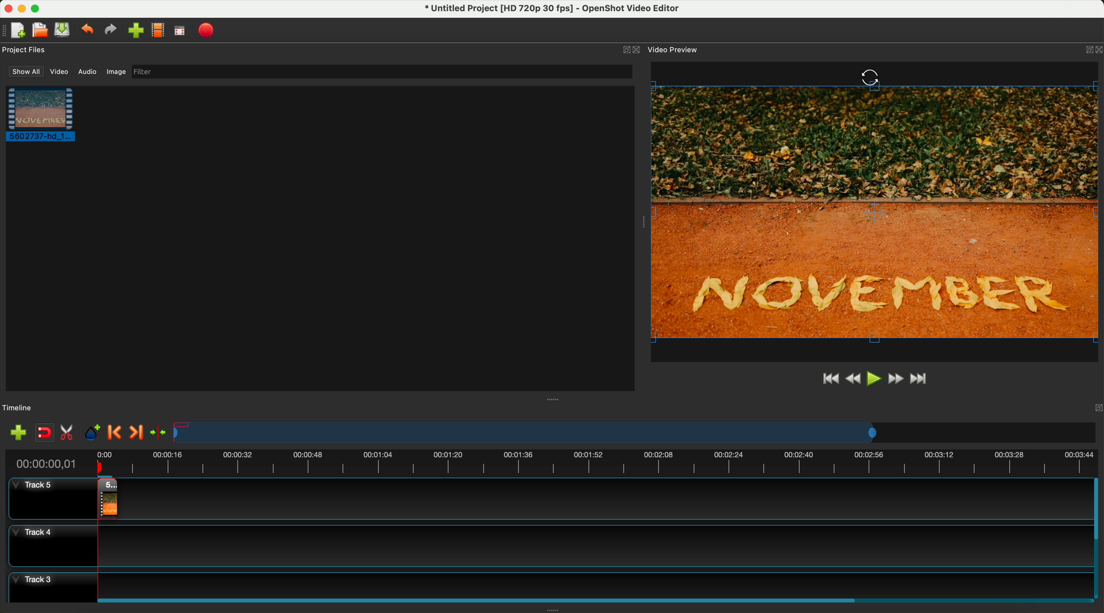 The image size is (1104, 613). Describe the element at coordinates (547, 547) in the screenshot. I see `track 4` at that location.